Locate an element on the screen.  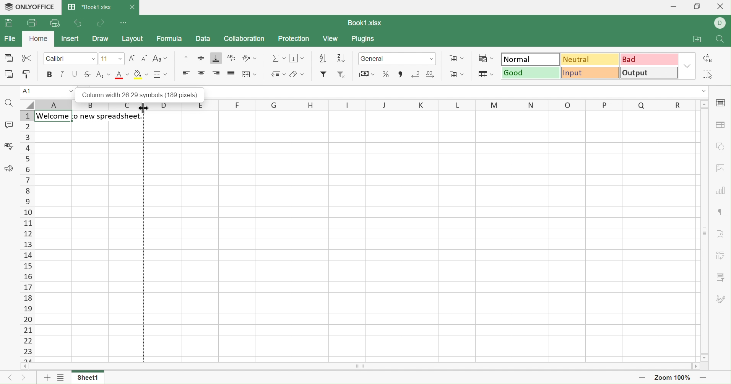
Underline is located at coordinates (75, 74).